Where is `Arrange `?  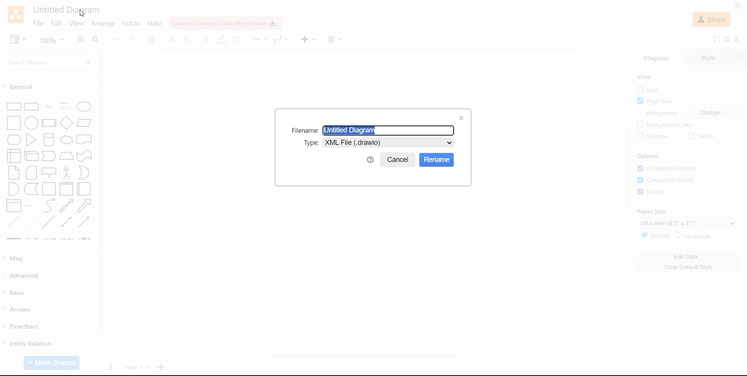 Arrange  is located at coordinates (103, 24).